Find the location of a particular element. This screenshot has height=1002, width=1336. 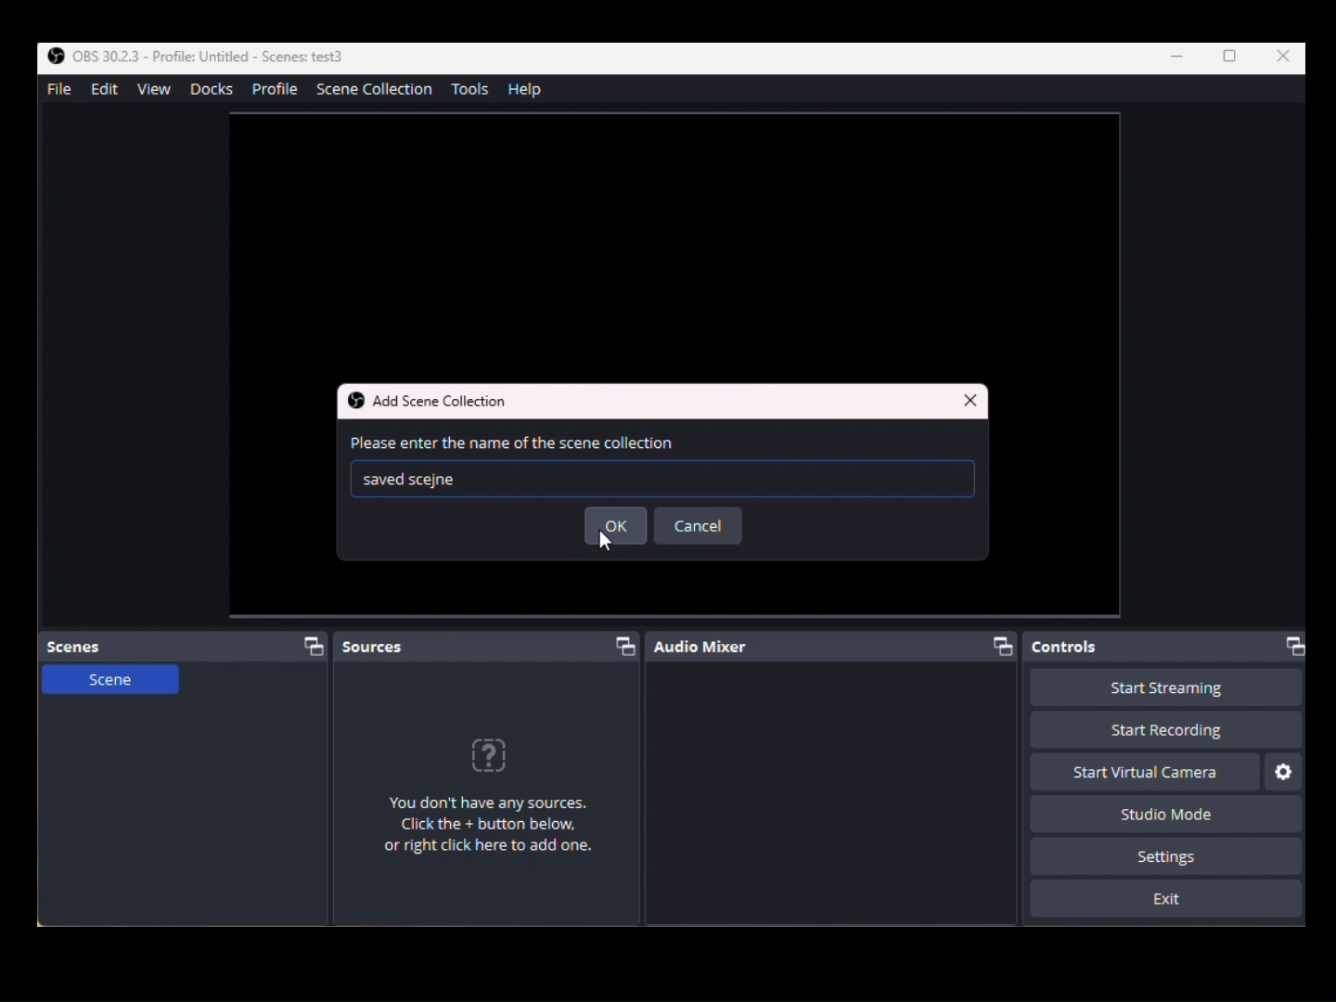

ok is located at coordinates (617, 532).